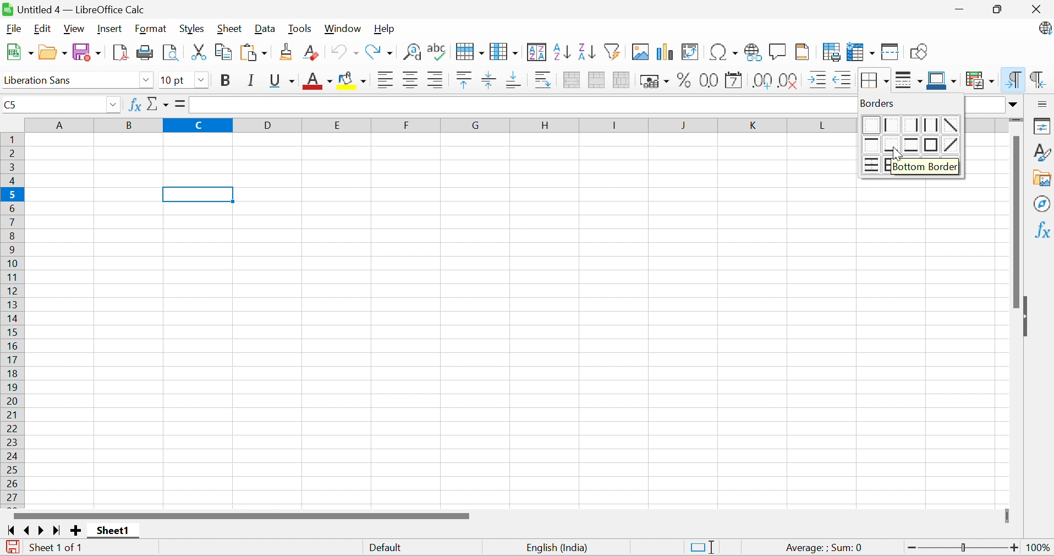 Image resolution: width=1054 pixels, height=556 pixels. I want to click on Format as percent, so click(684, 82).